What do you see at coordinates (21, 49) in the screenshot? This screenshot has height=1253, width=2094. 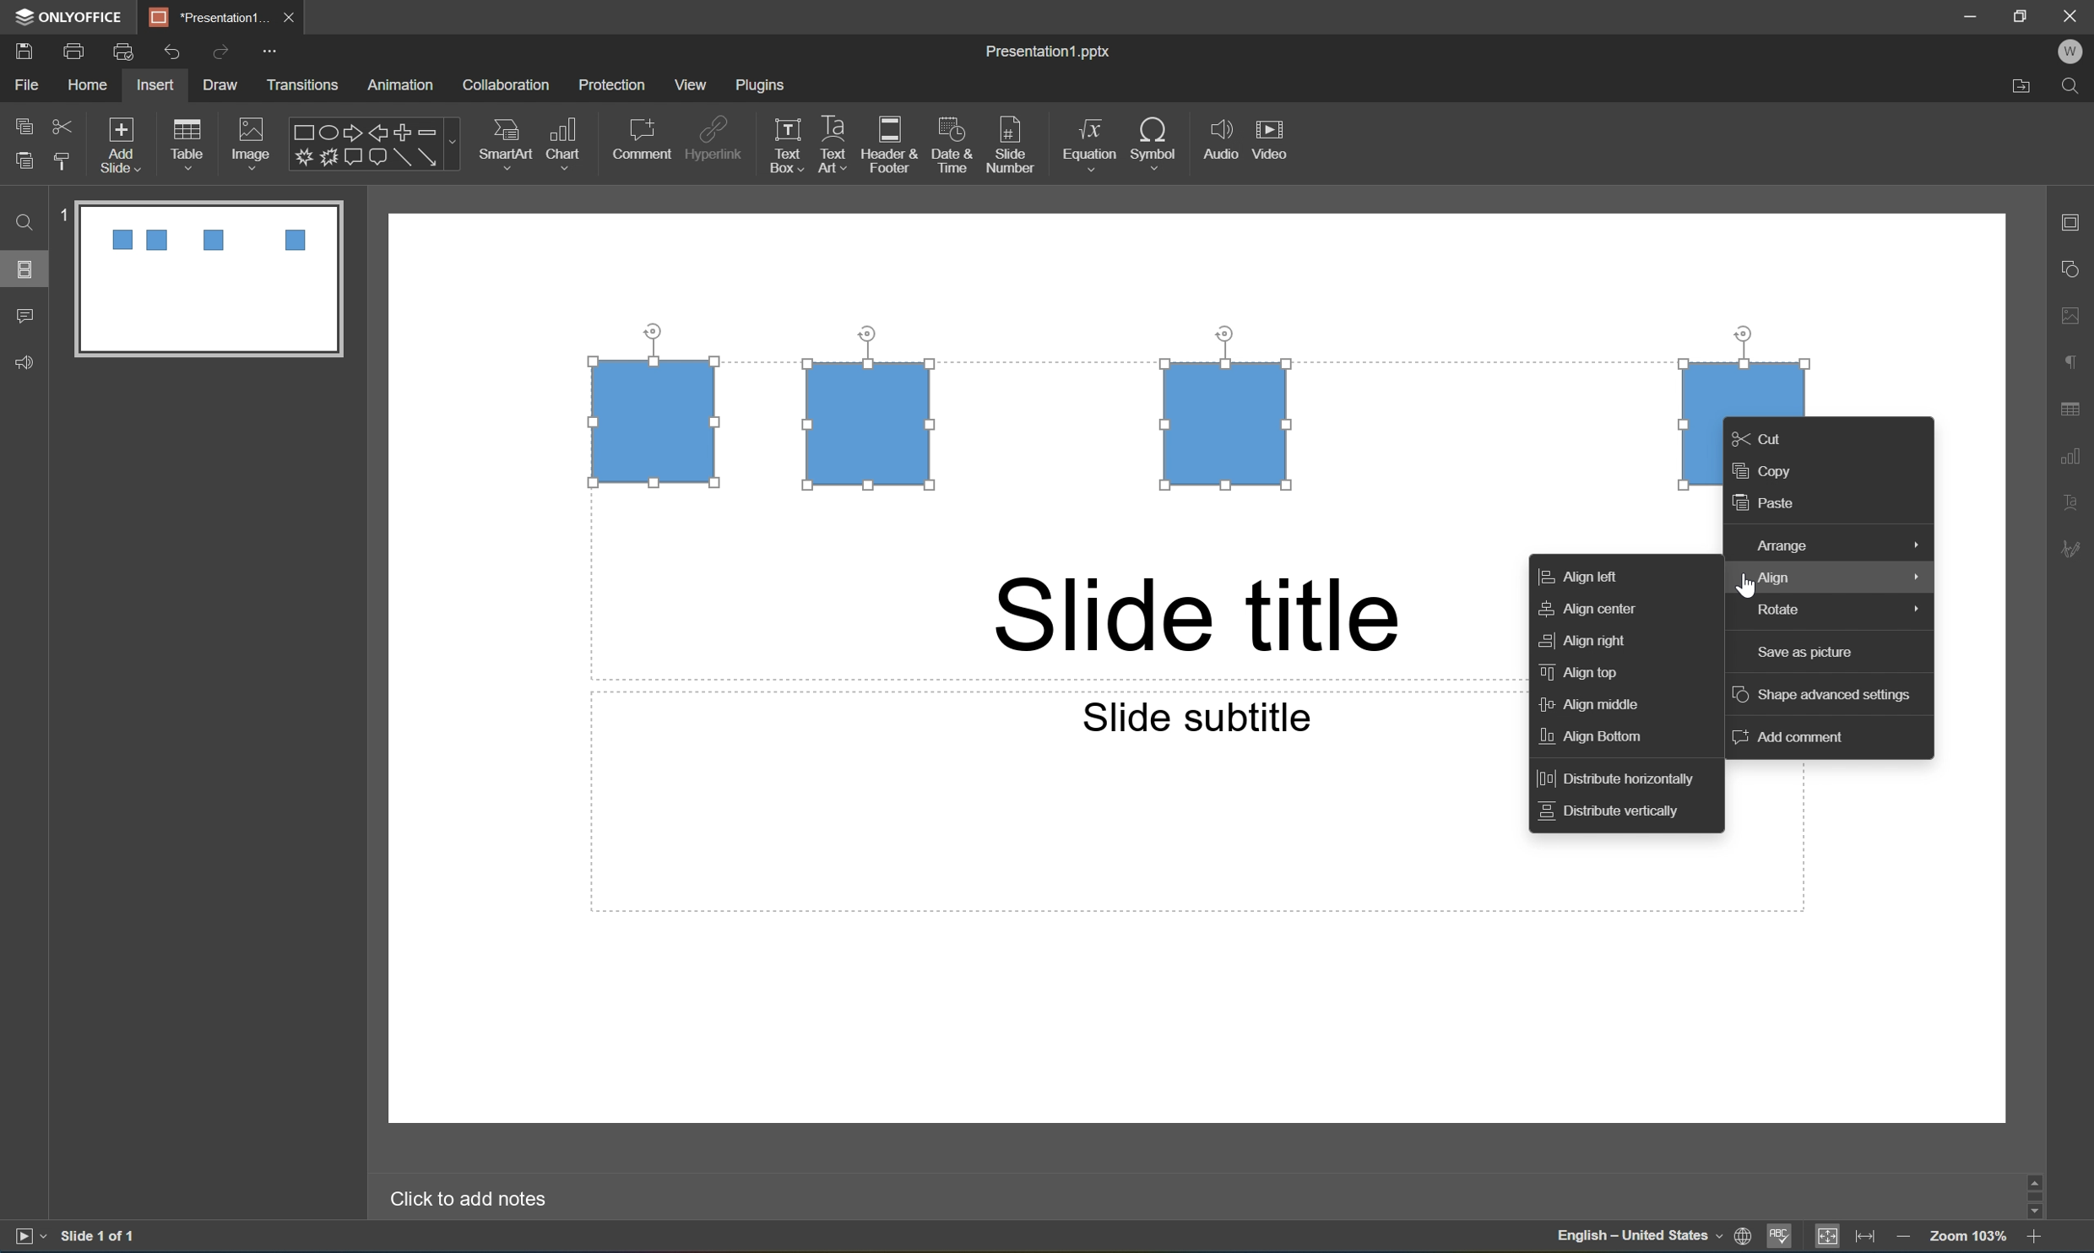 I see `save` at bounding box center [21, 49].